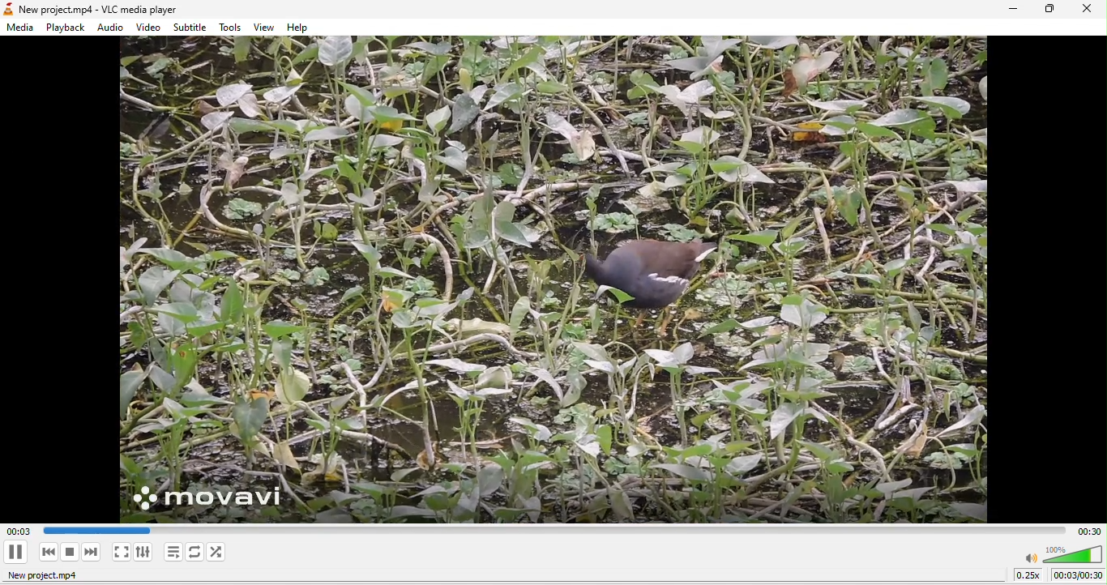 This screenshot has width=1107, height=585. What do you see at coordinates (1063, 553) in the screenshot?
I see `volume` at bounding box center [1063, 553].